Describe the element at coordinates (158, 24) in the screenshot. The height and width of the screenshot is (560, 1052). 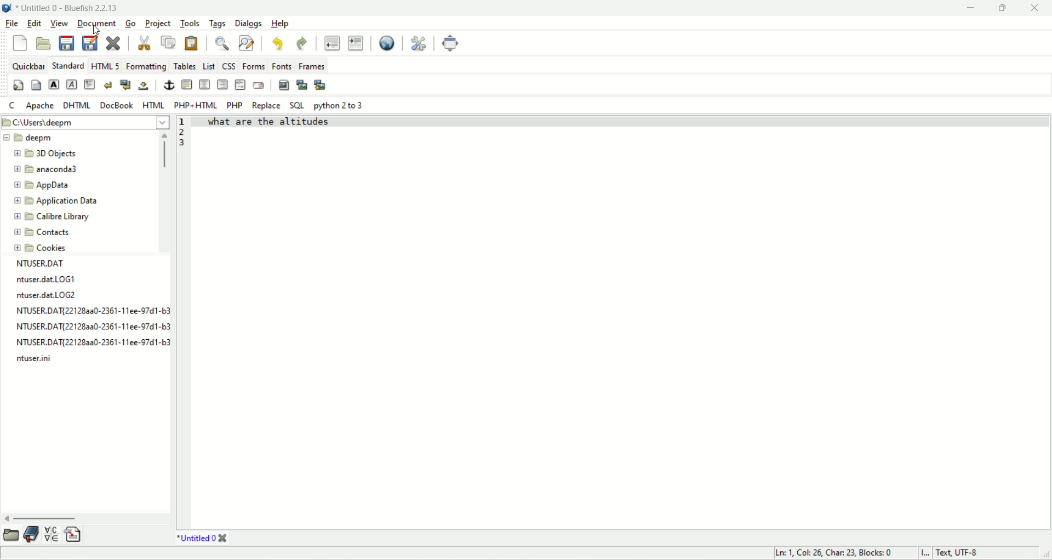
I see `project` at that location.